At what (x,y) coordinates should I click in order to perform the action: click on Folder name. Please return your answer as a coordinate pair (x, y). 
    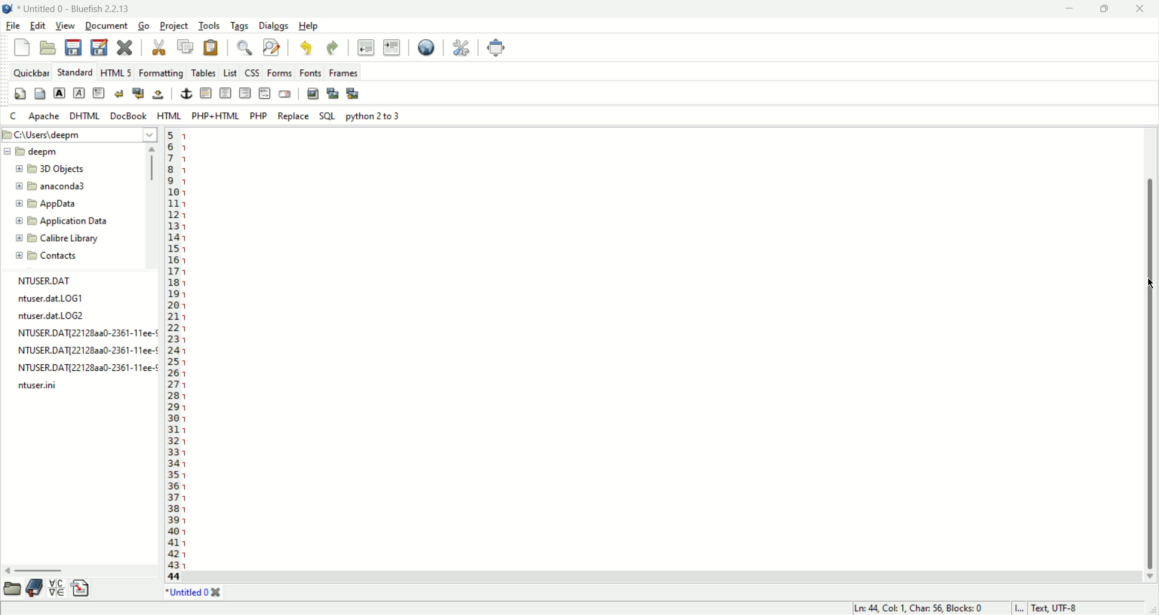
    Looking at the image, I should click on (53, 188).